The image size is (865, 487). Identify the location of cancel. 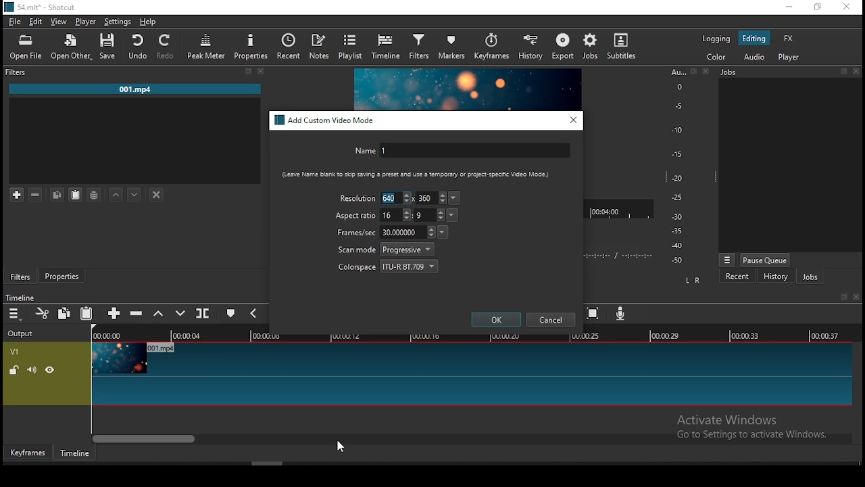
(551, 320).